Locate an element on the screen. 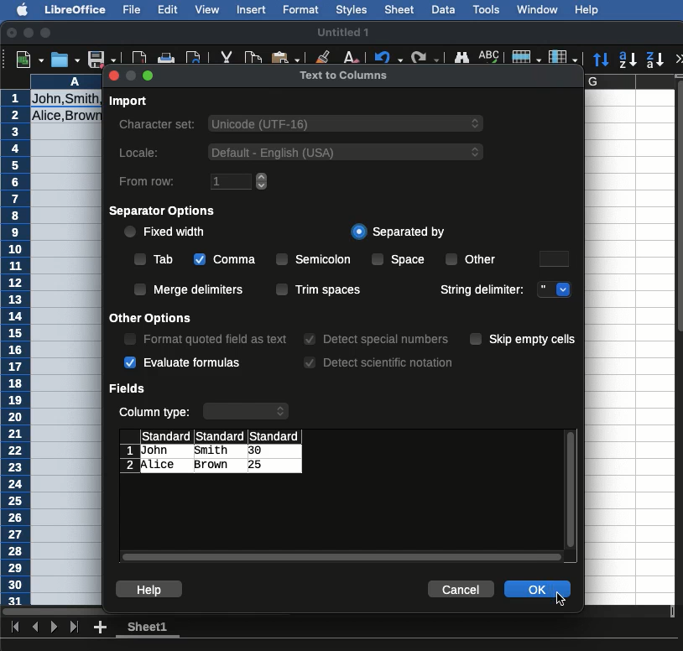  Cut is located at coordinates (227, 58).